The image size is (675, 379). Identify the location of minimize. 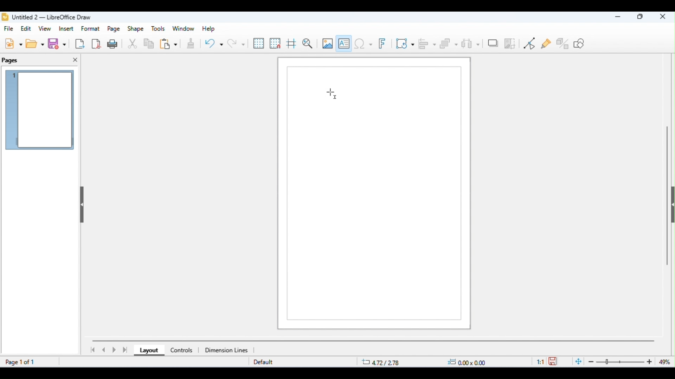
(616, 18).